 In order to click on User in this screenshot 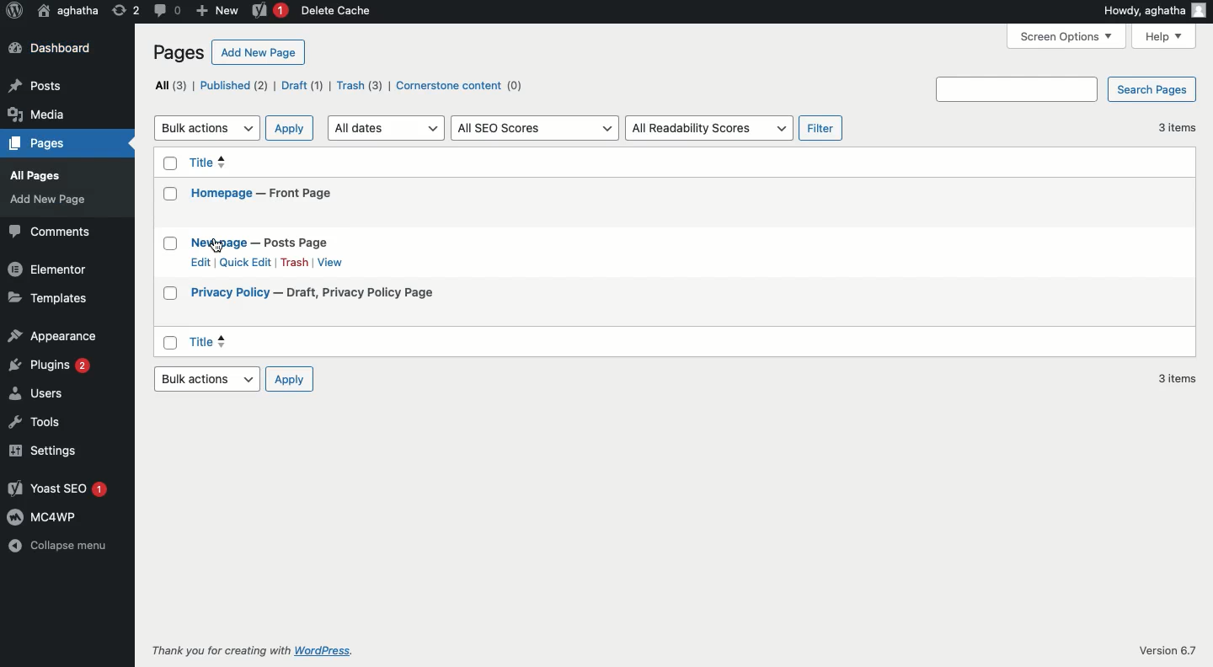, I will do `click(67, 11)`.